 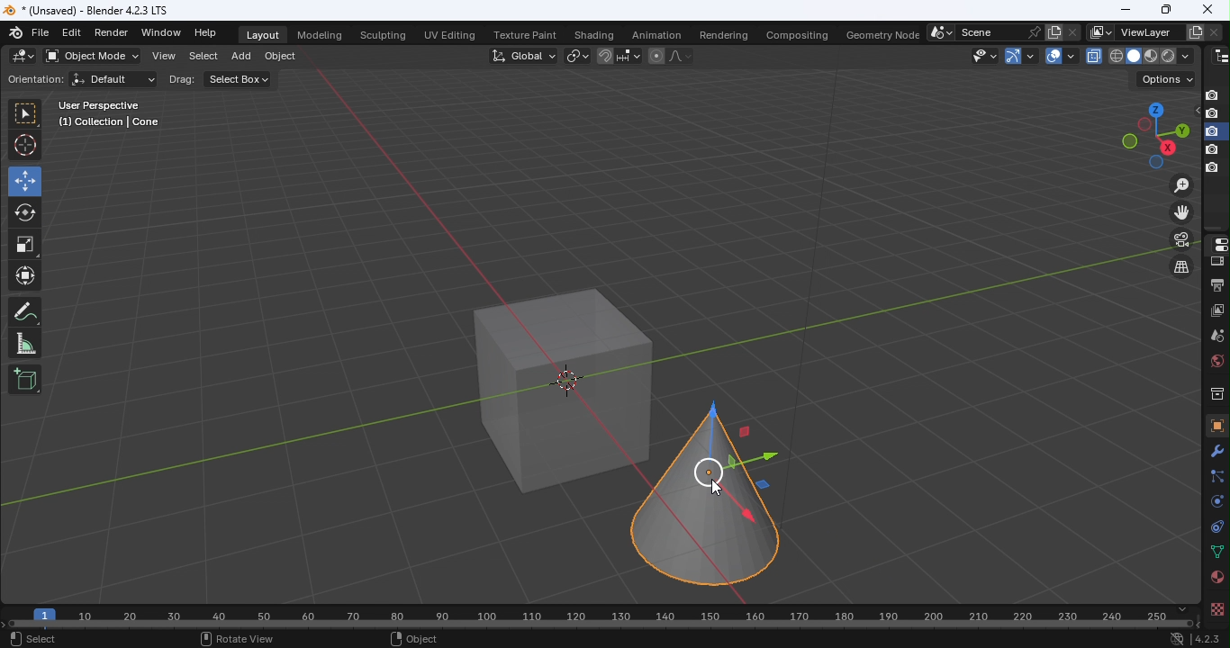 What do you see at coordinates (1166, 79) in the screenshot?
I see `Drop down menu` at bounding box center [1166, 79].